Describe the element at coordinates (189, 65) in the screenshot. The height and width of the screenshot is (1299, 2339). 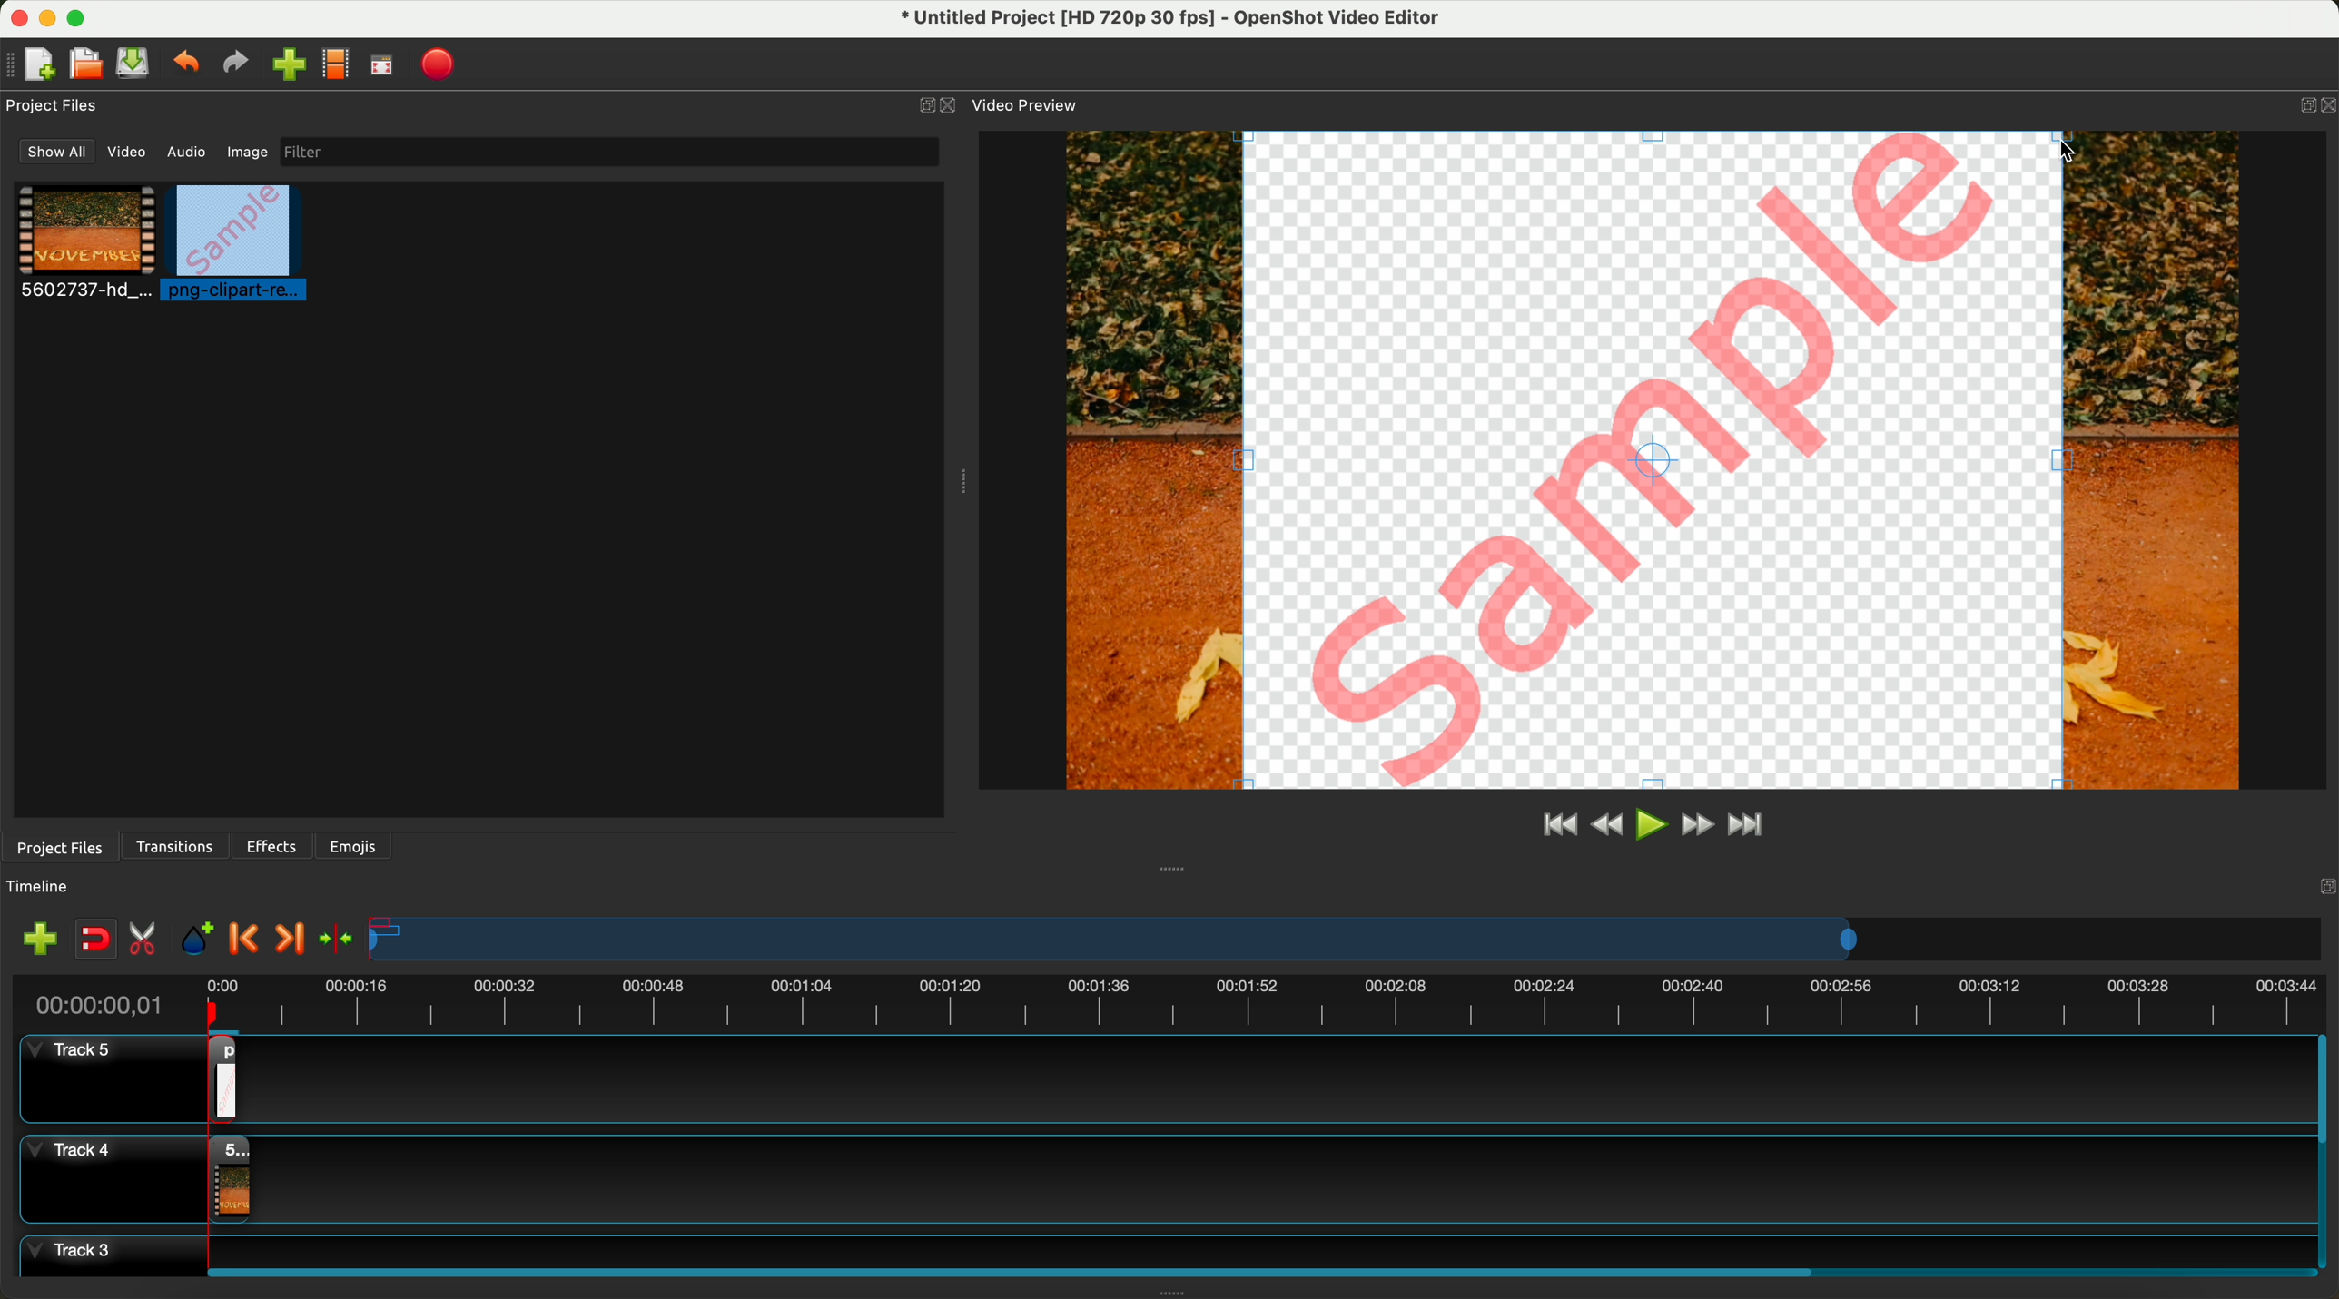
I see `undo` at that location.